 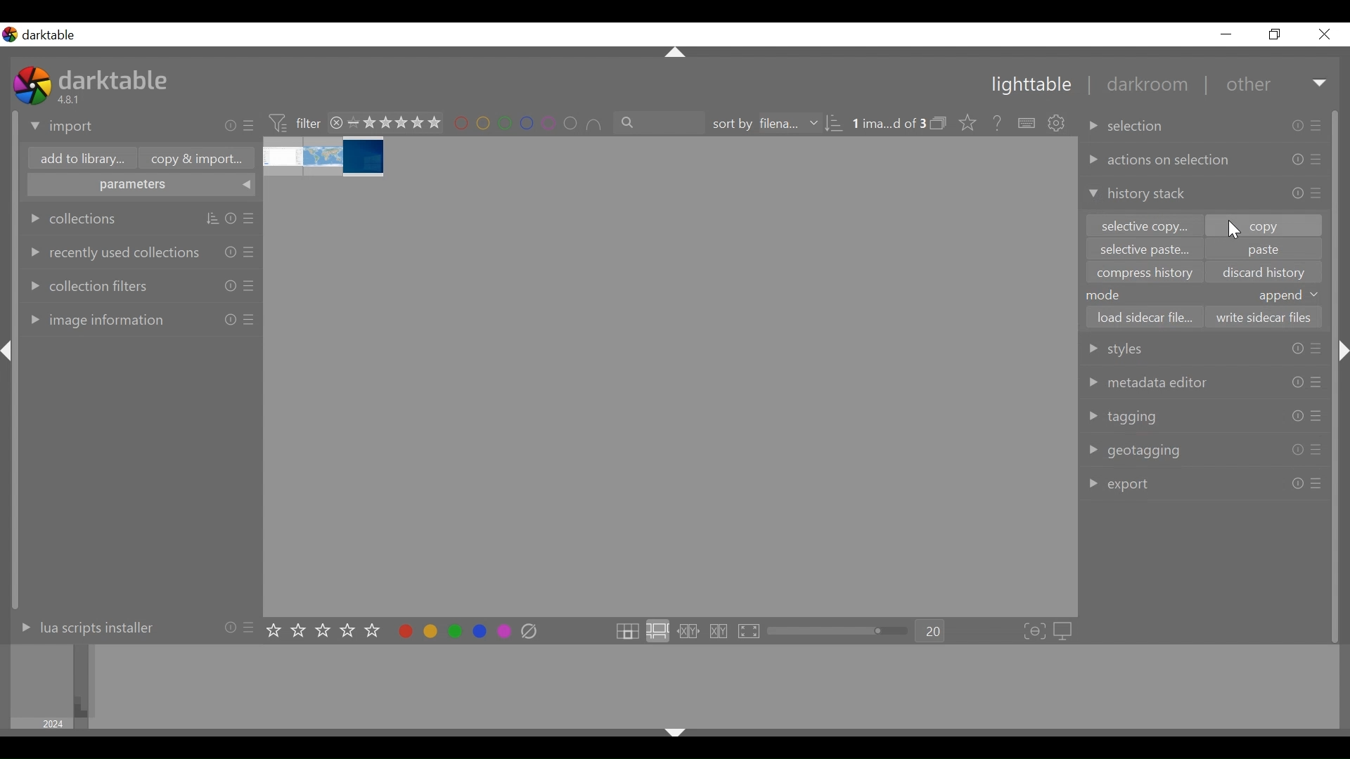 What do you see at coordinates (931, 632) in the screenshot?
I see `20` at bounding box center [931, 632].